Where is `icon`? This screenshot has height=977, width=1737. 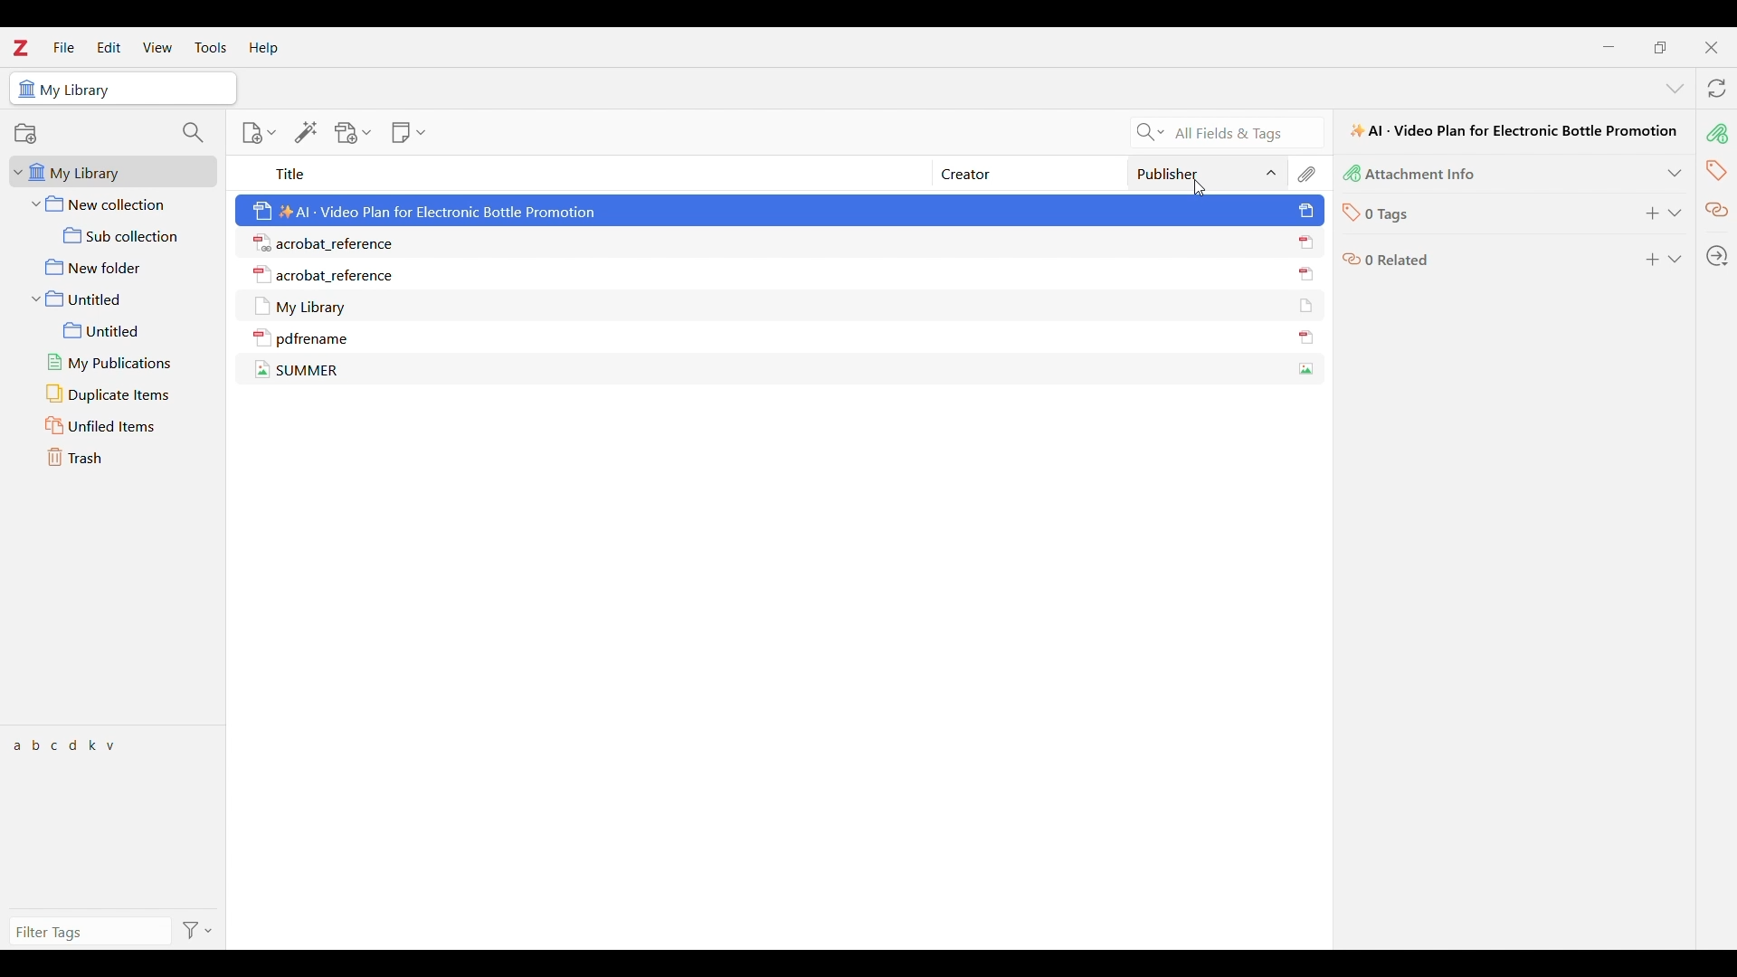
icon is located at coordinates (1305, 304).